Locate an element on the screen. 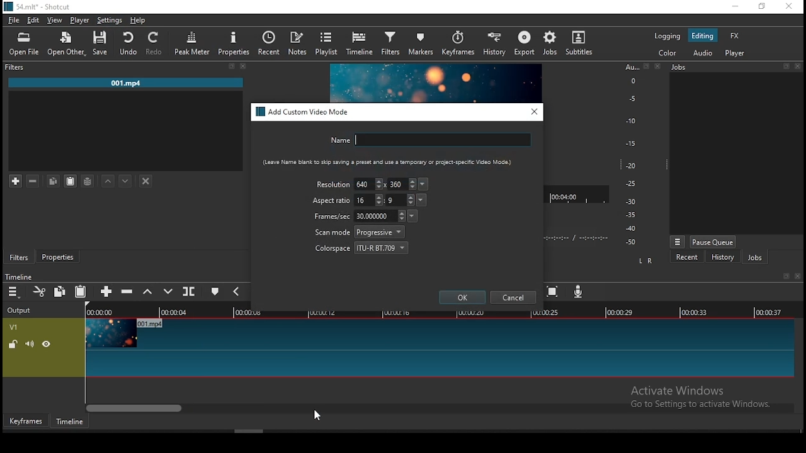 The height and width of the screenshot is (453, 806). subtitles is located at coordinates (582, 44).